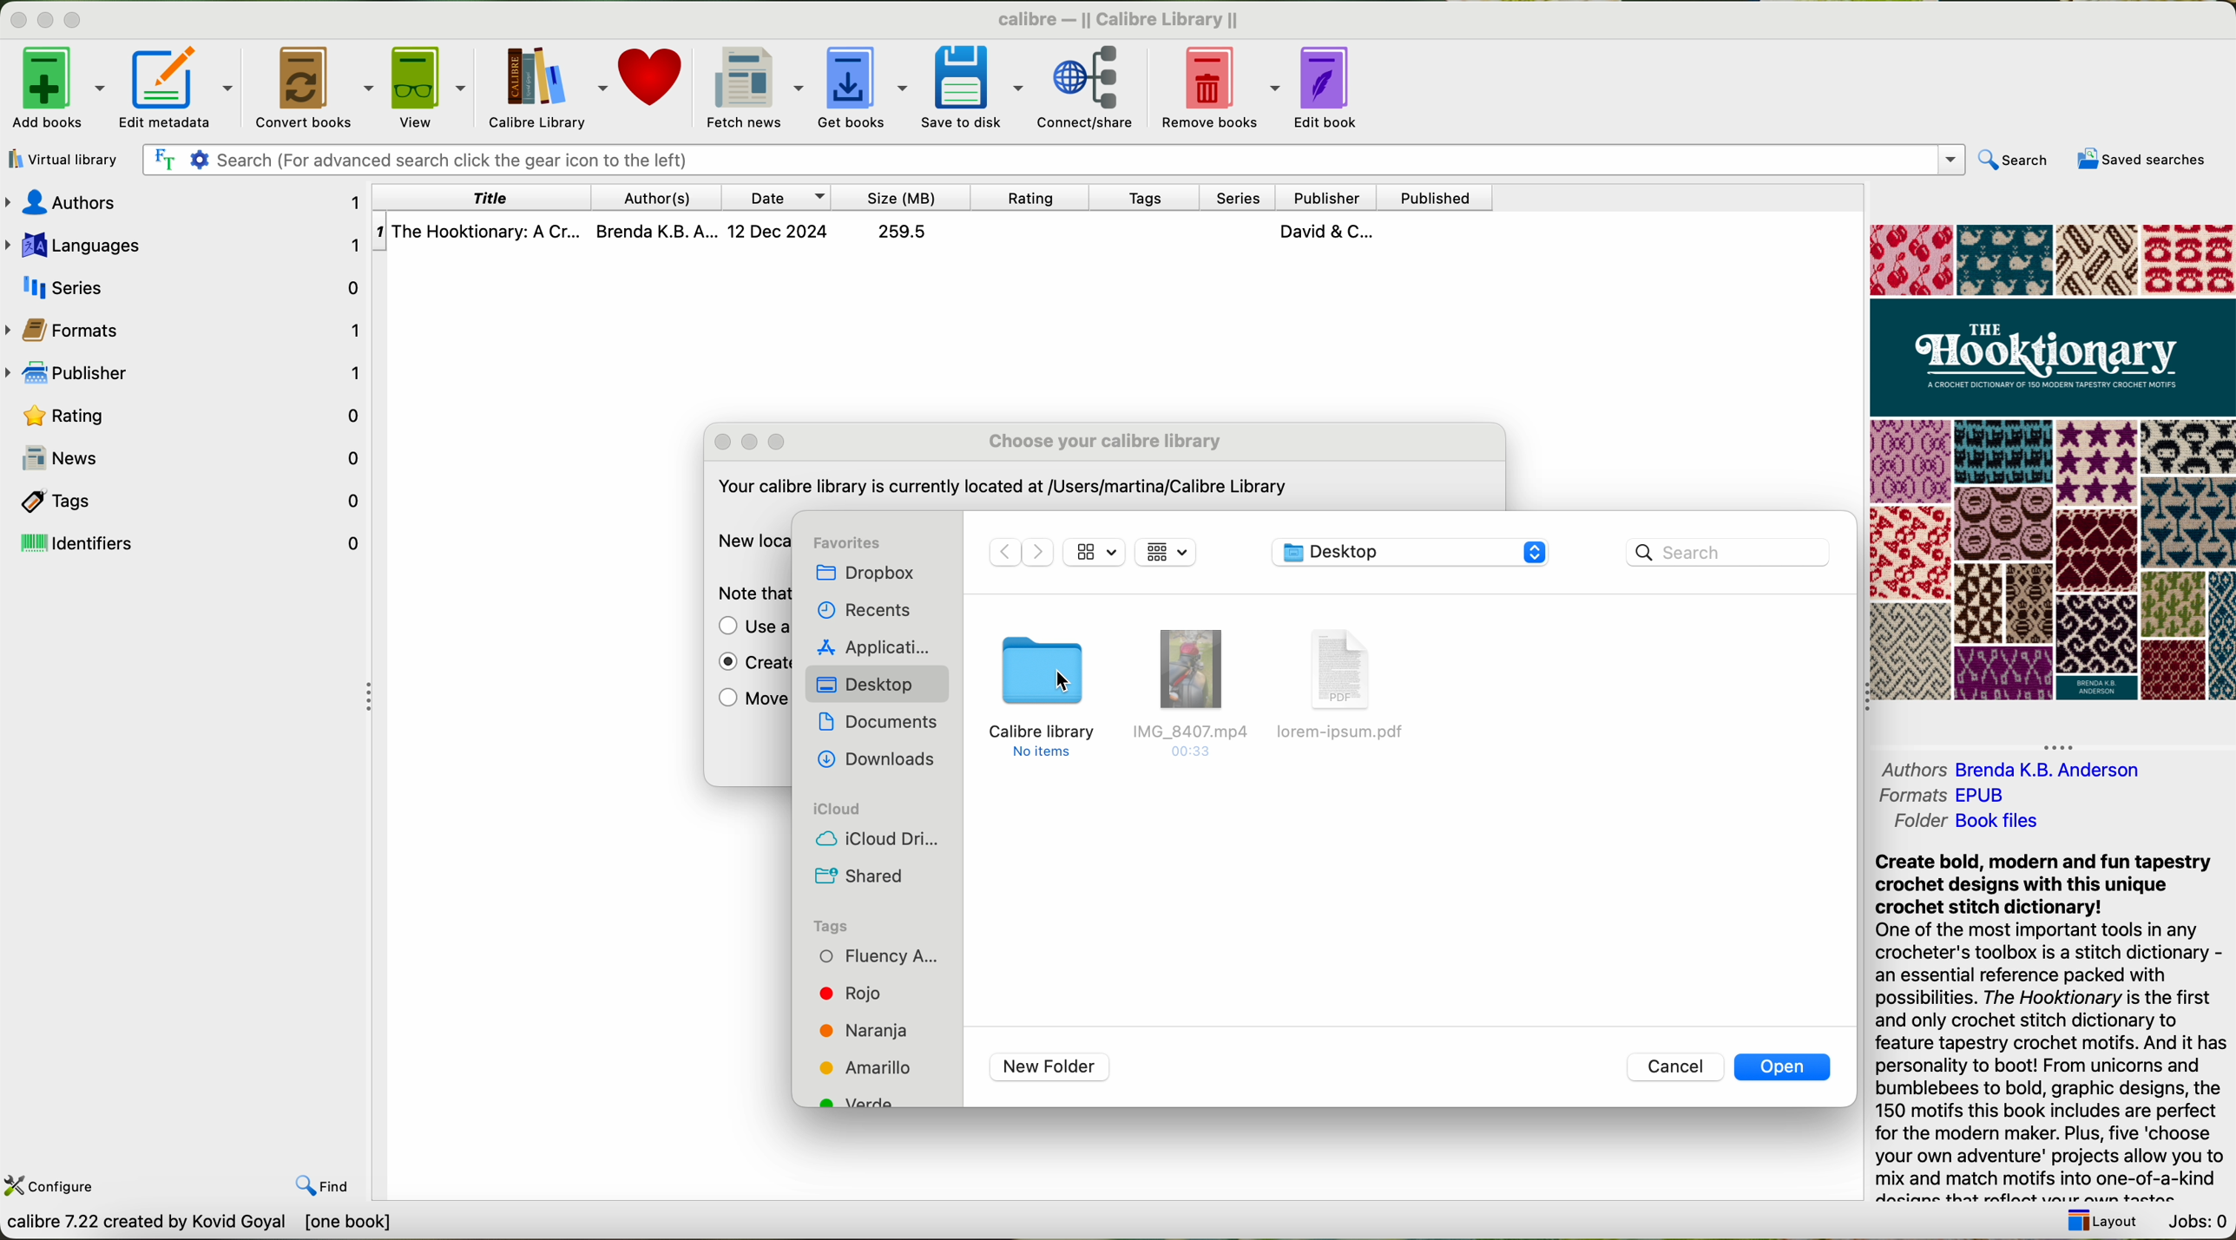 The height and width of the screenshot is (1240, 2236). Describe the element at coordinates (1326, 86) in the screenshot. I see `edit book` at that location.